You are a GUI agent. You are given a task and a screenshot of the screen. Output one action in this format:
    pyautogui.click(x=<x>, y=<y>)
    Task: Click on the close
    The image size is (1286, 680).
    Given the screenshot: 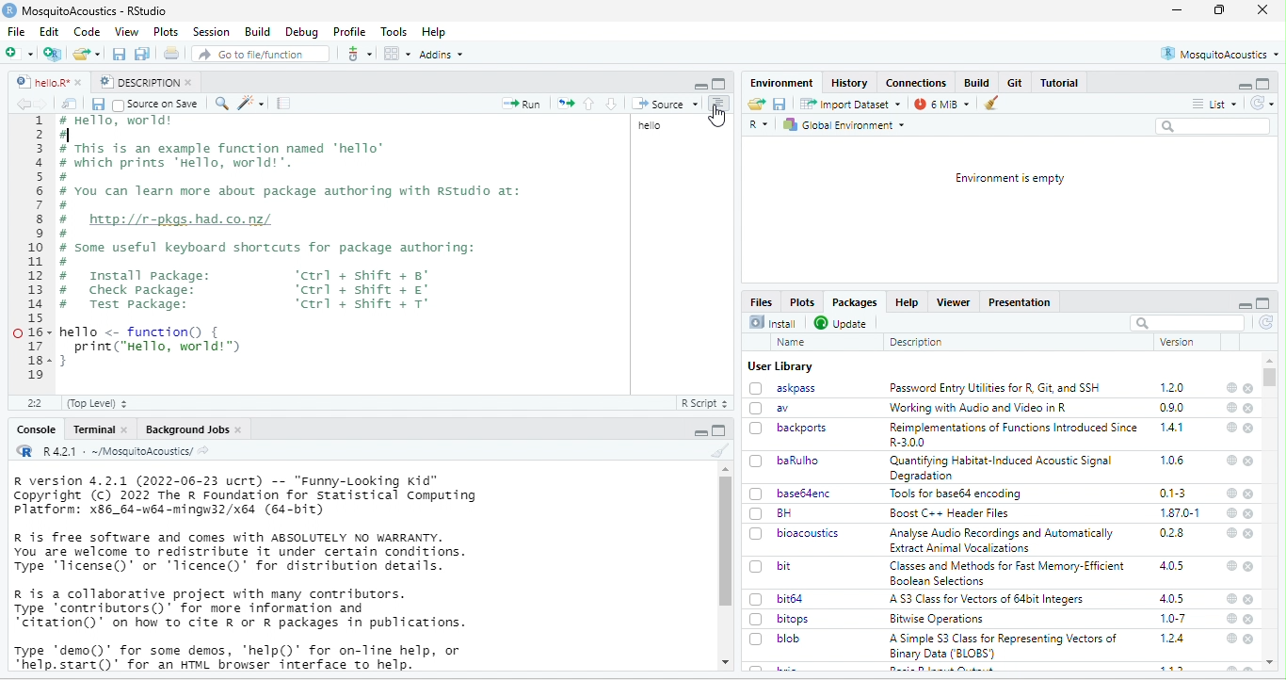 What is the action you would take?
    pyautogui.click(x=1263, y=10)
    